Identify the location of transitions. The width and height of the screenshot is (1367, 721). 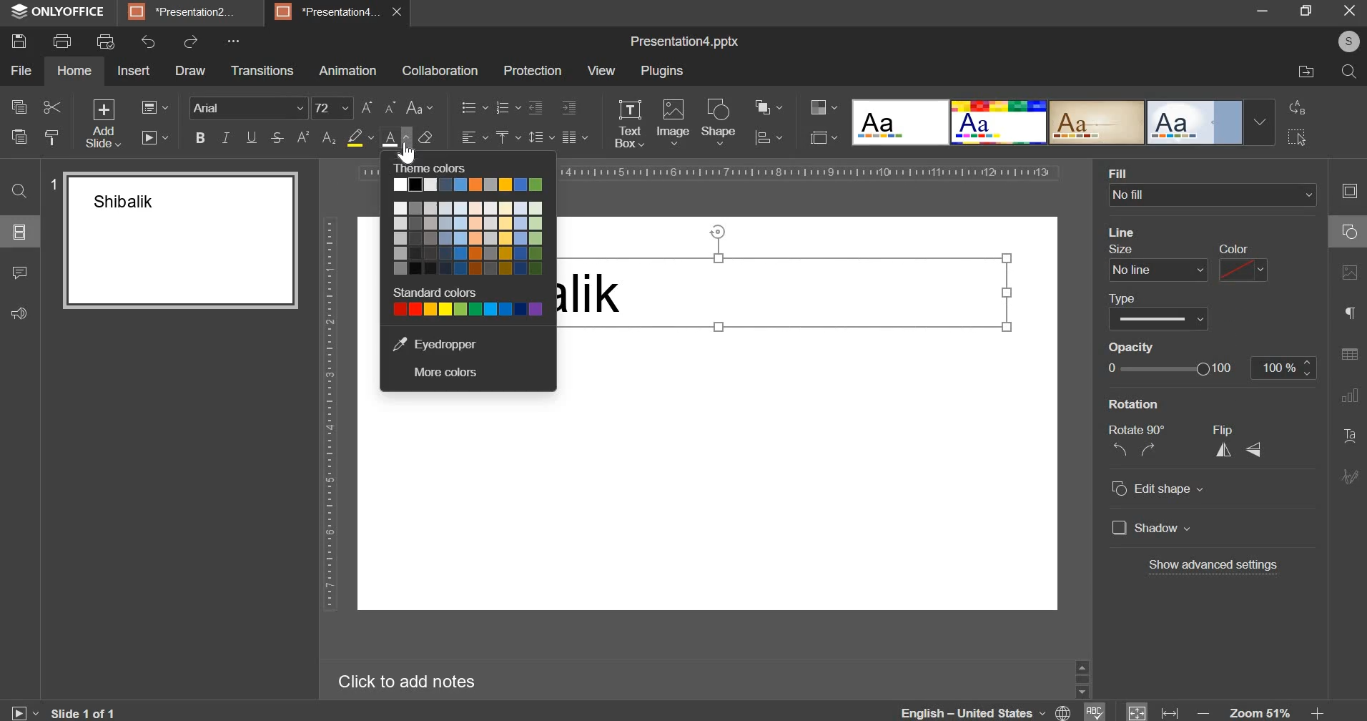
(262, 71).